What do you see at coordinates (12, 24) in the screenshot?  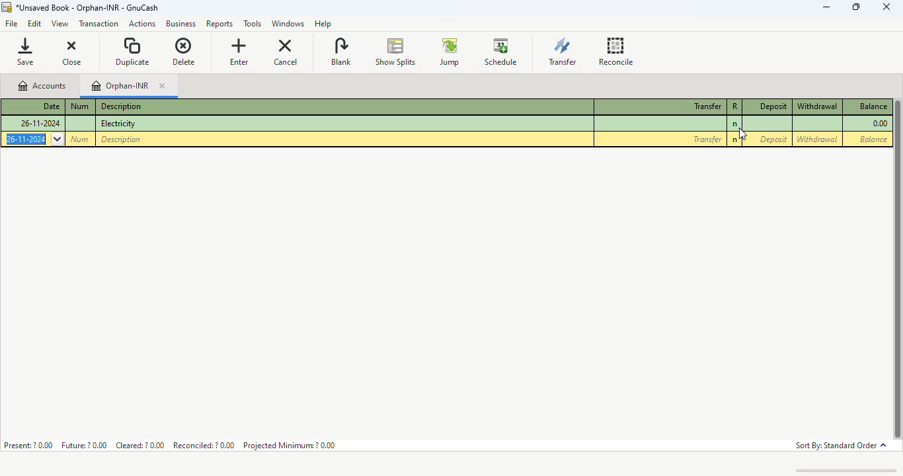 I see `file` at bounding box center [12, 24].